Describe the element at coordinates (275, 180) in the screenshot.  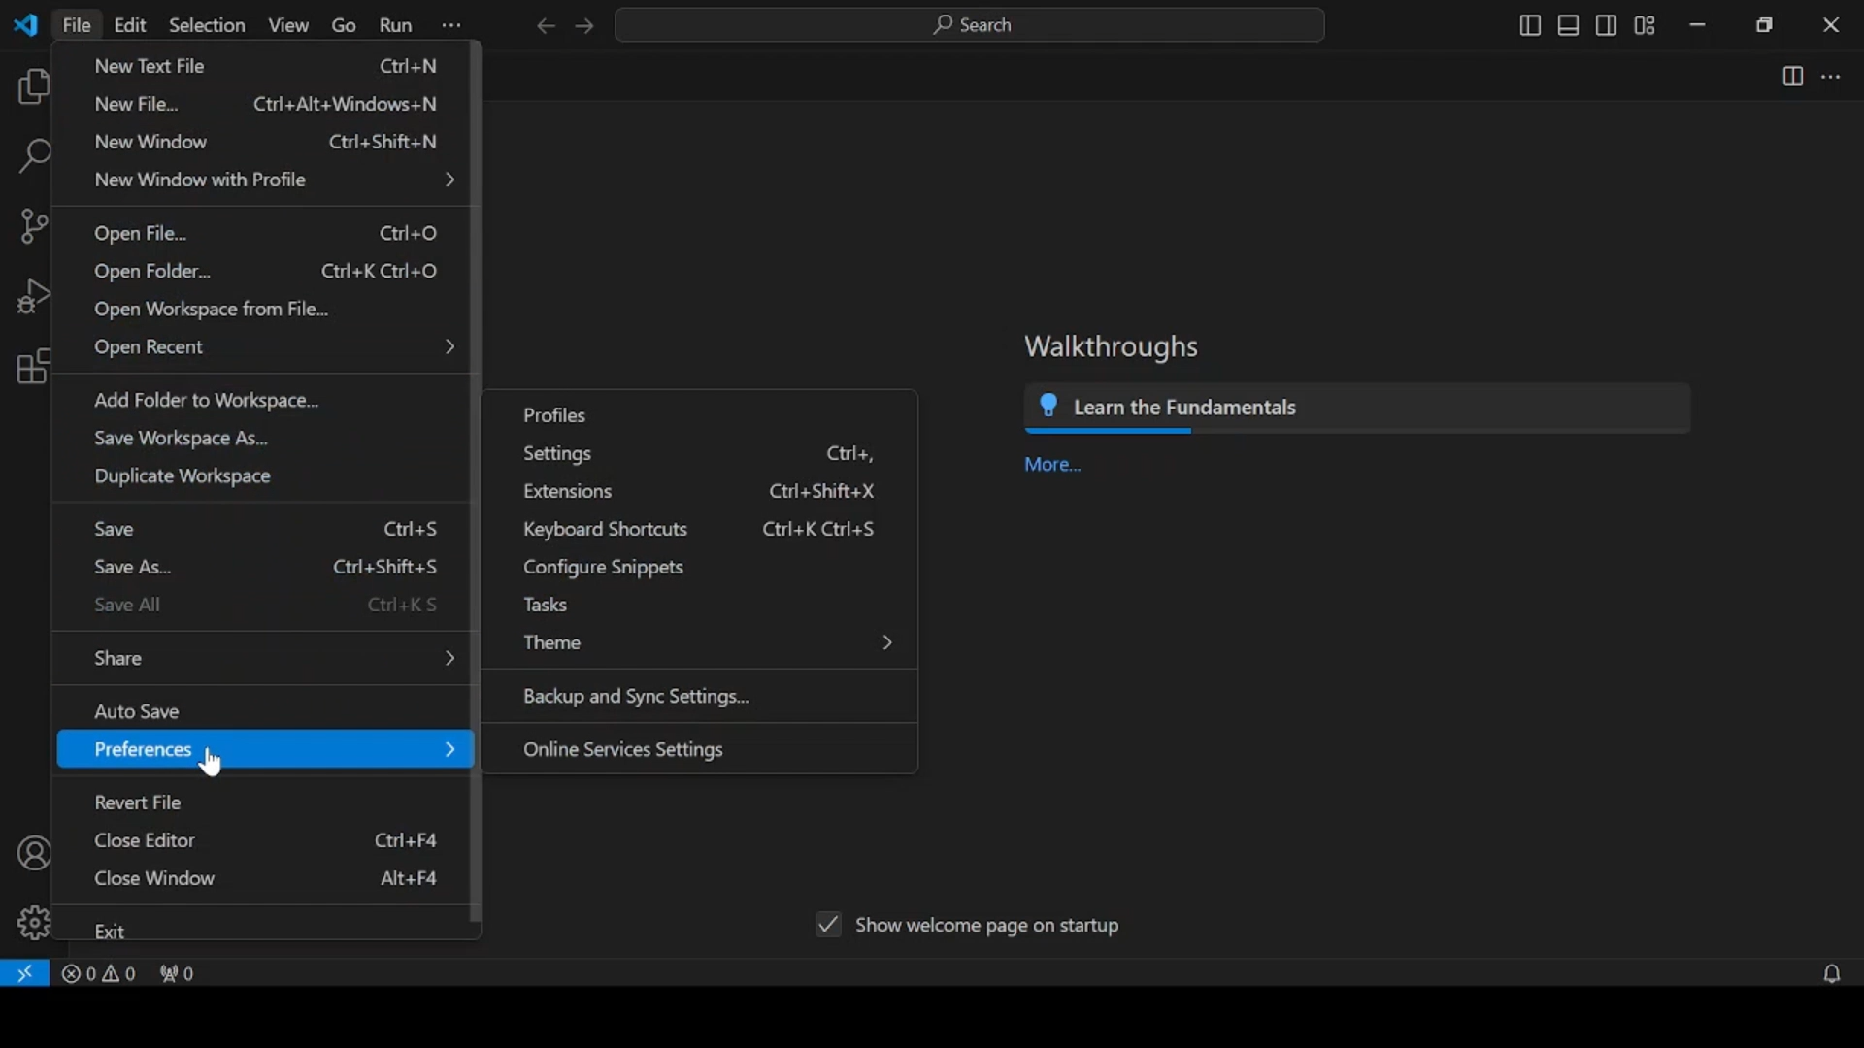
I see `new window with profile menu` at that location.